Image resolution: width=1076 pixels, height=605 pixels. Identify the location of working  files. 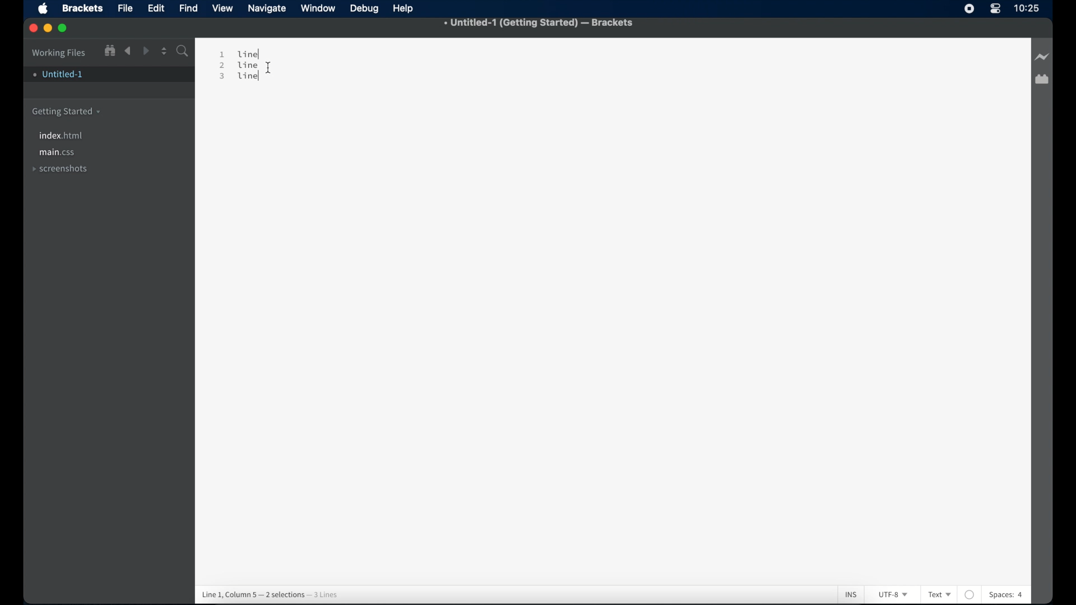
(59, 53).